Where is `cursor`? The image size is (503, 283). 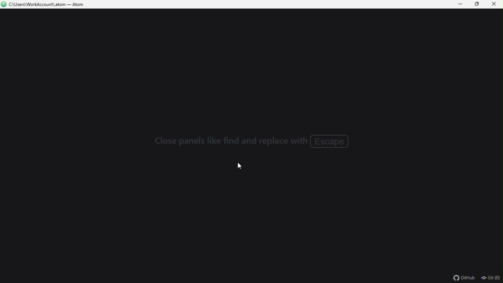 cursor is located at coordinates (240, 166).